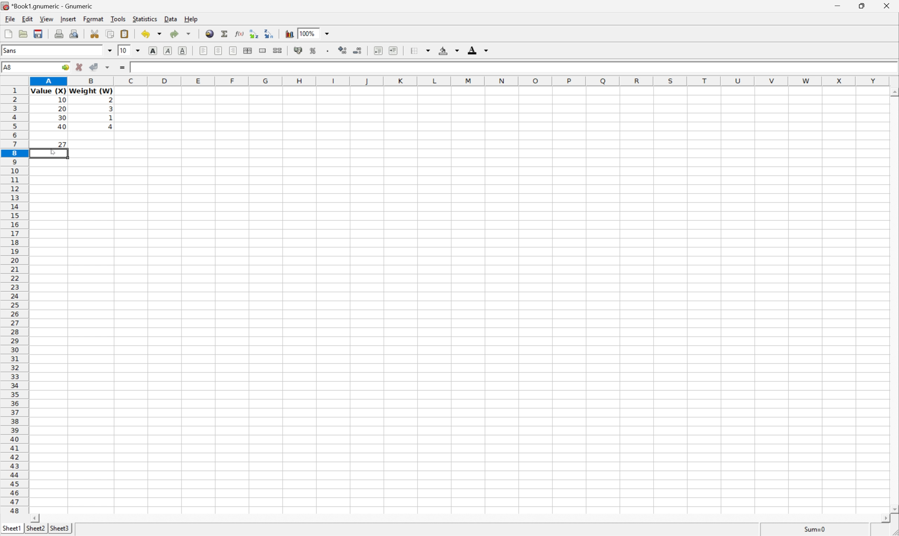 The width and height of the screenshot is (899, 536). Describe the element at coordinates (861, 6) in the screenshot. I see `Restore Down` at that location.